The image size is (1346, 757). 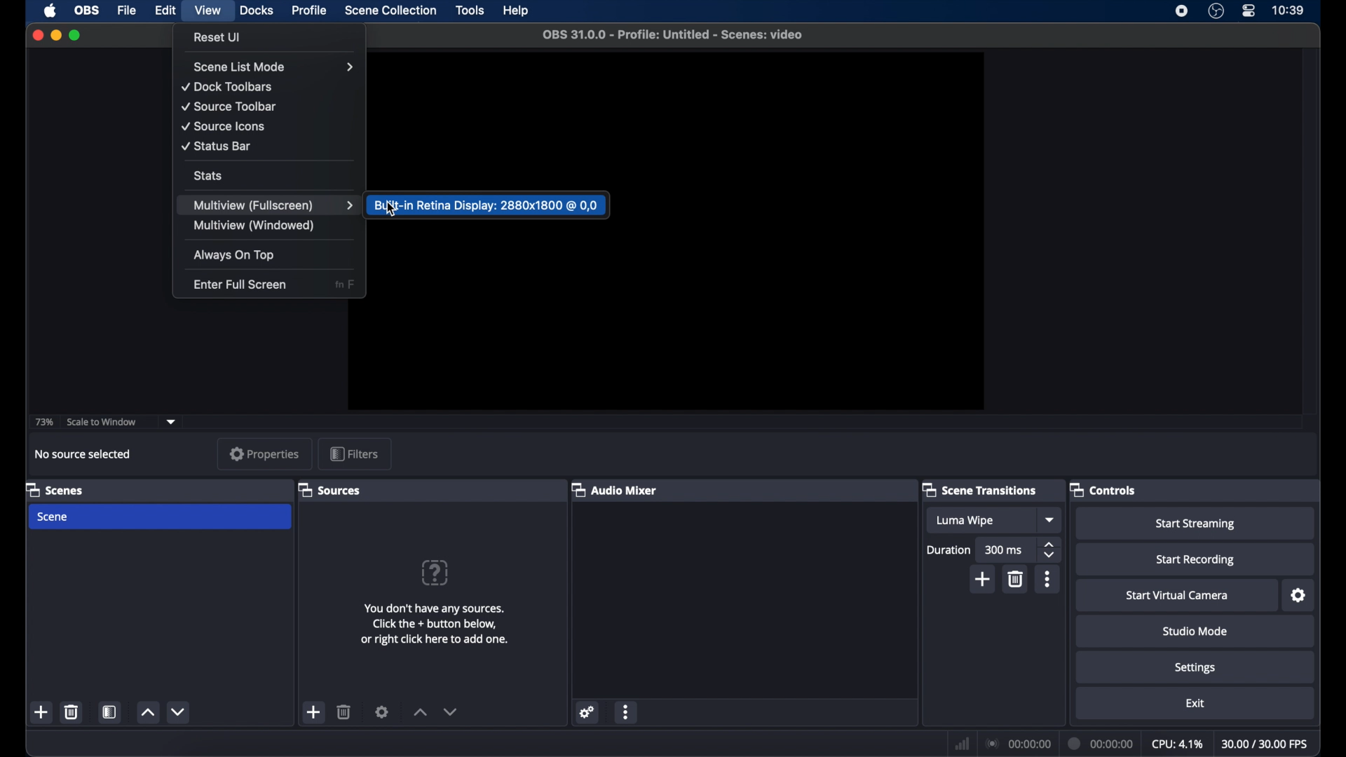 What do you see at coordinates (109, 711) in the screenshot?
I see `scene filters` at bounding box center [109, 711].